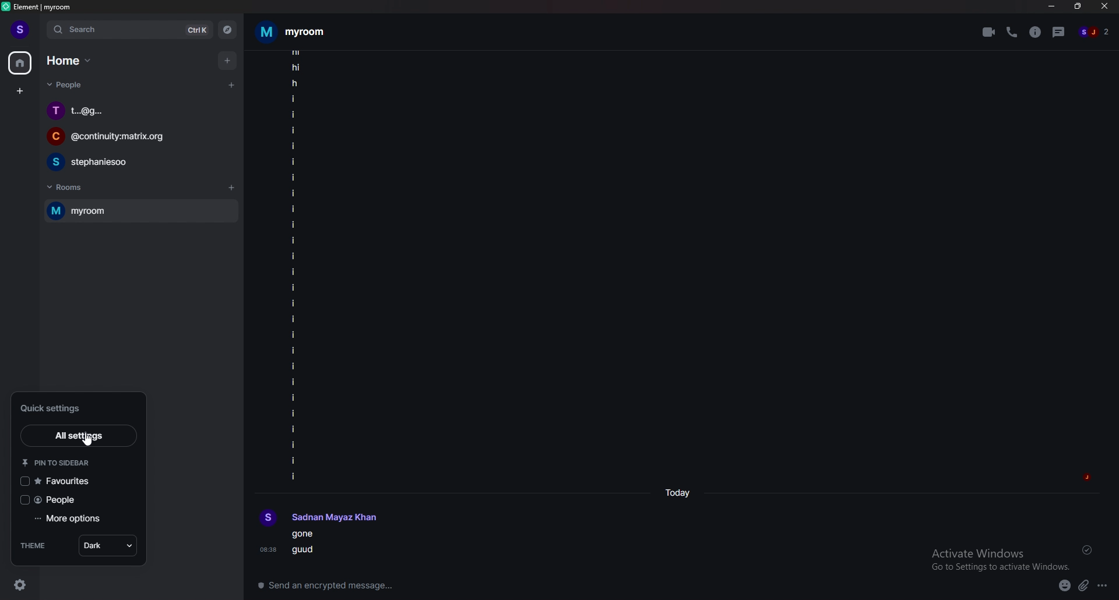  What do you see at coordinates (27, 581) in the screenshot?
I see `settings` at bounding box center [27, 581].